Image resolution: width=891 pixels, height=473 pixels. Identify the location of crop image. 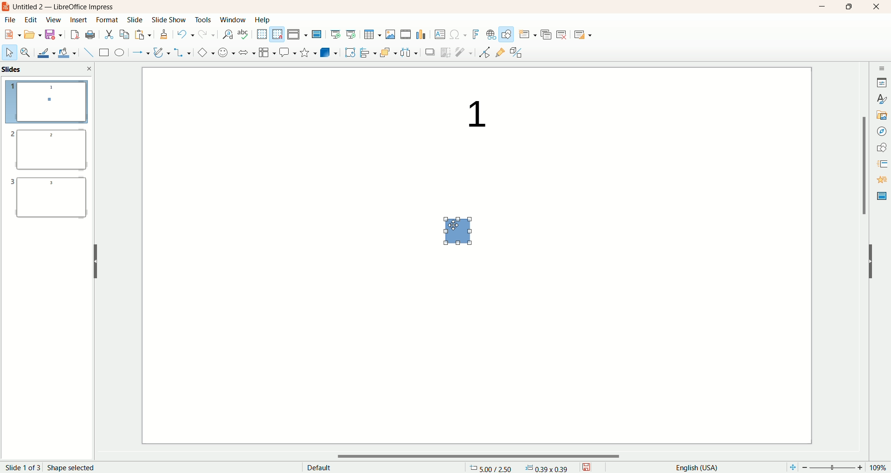
(446, 52).